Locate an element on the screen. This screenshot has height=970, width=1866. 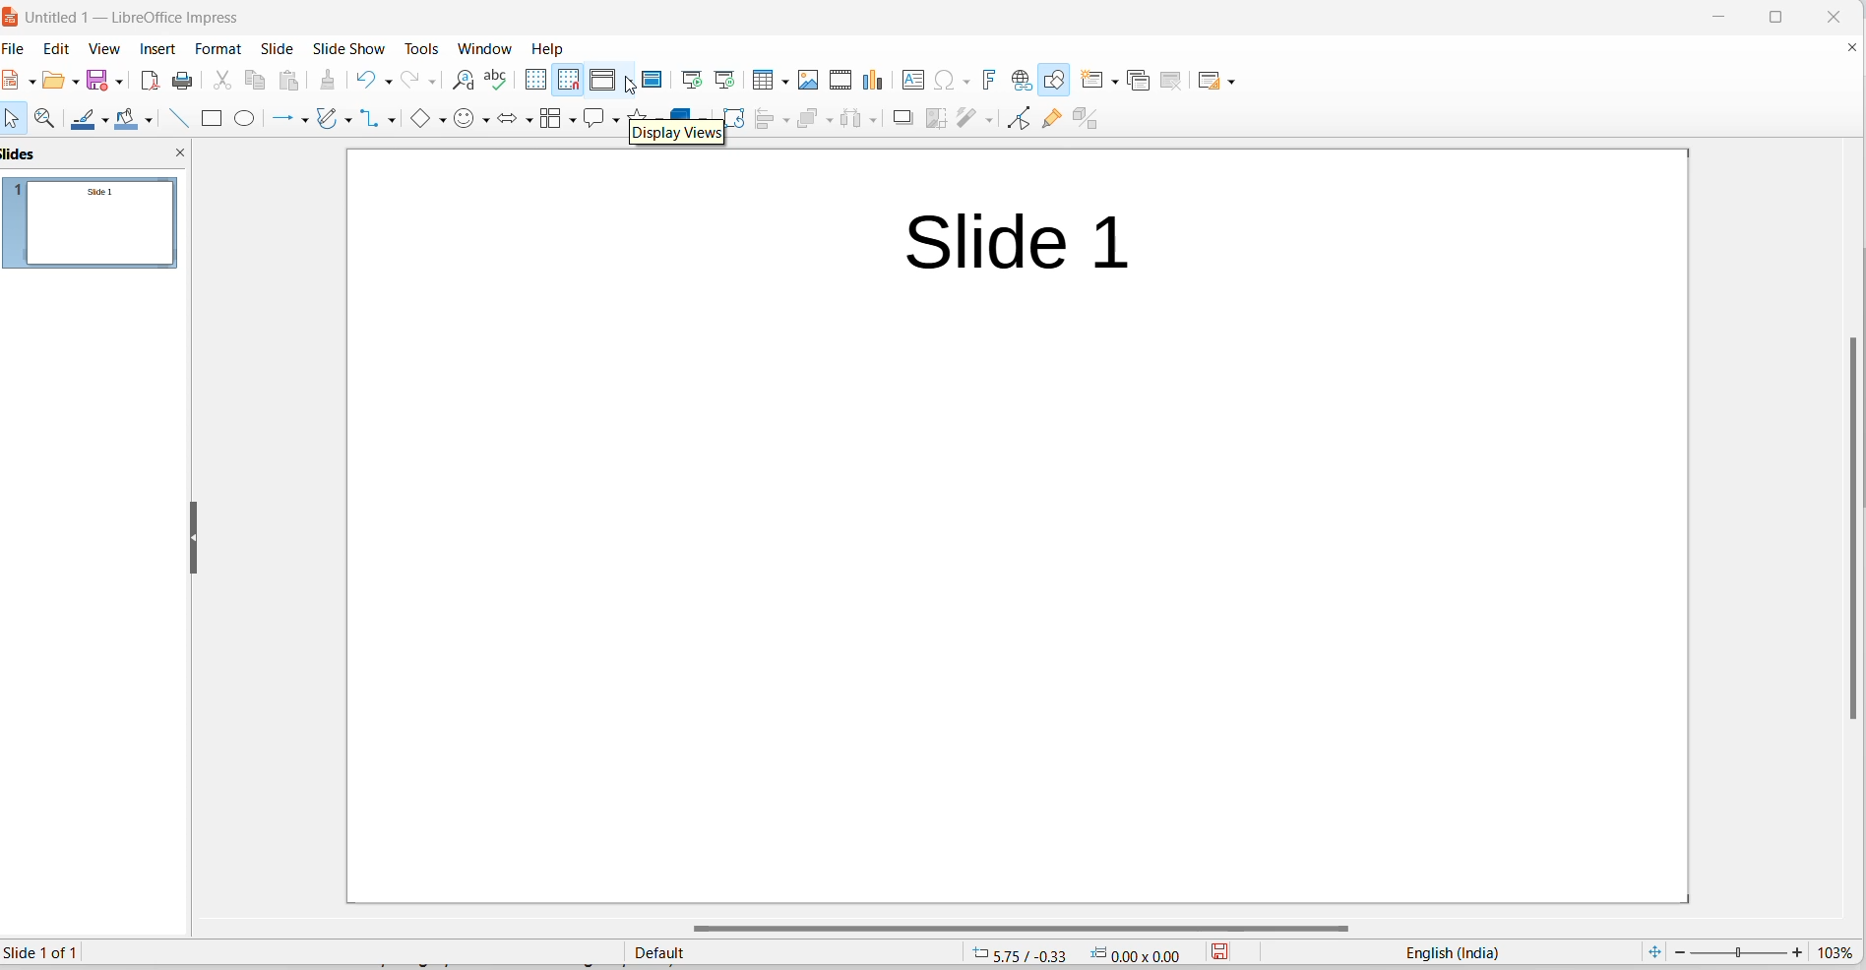
start from current slide is located at coordinates (723, 79).